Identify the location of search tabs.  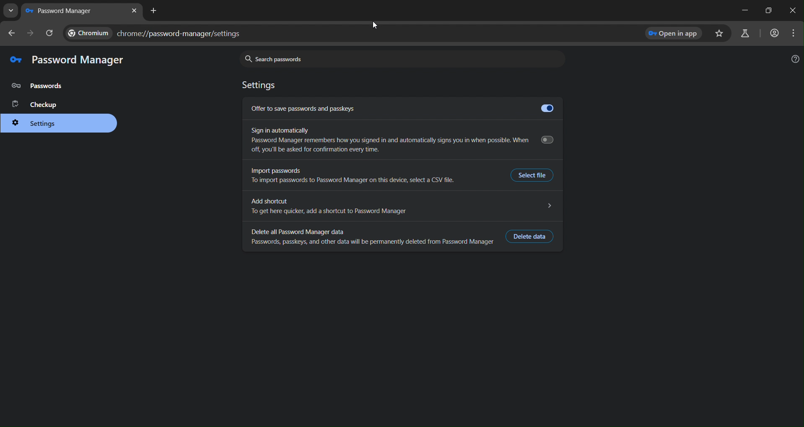
(10, 11).